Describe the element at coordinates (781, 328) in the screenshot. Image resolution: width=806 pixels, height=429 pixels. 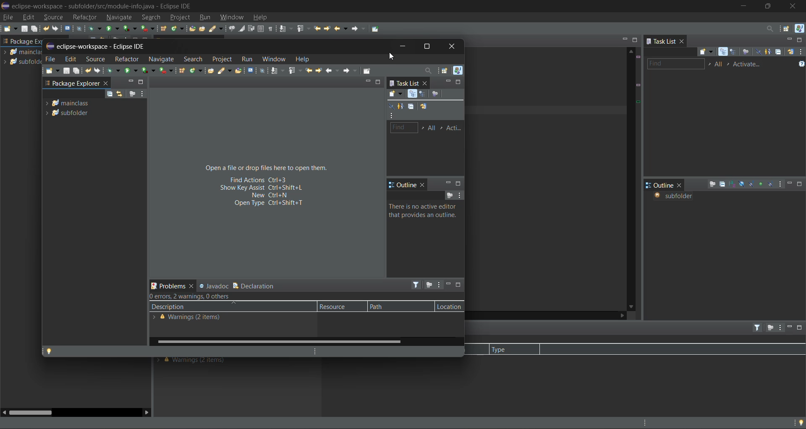
I see `view menu` at that location.